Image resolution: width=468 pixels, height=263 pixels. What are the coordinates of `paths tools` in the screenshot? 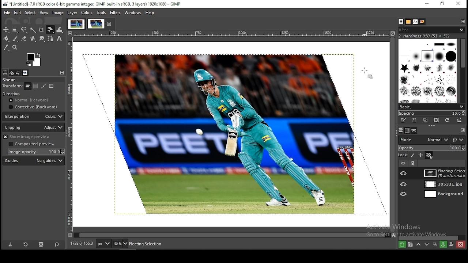 It's located at (50, 38).